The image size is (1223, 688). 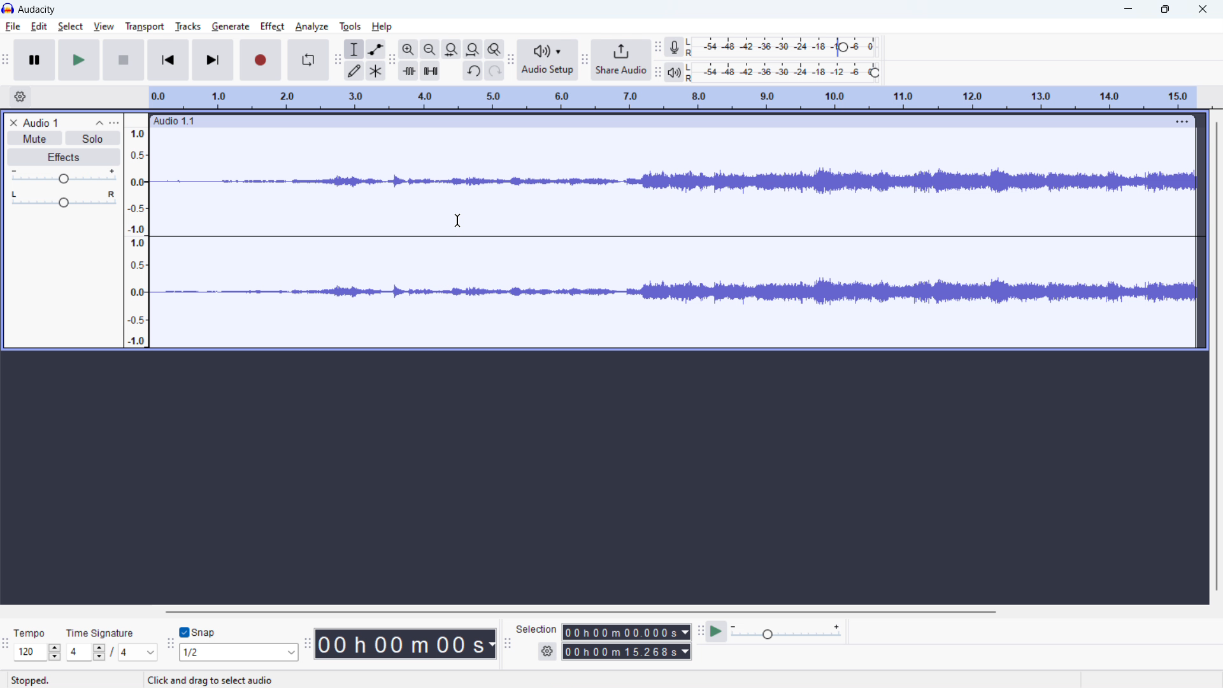 I want to click on pan: center, so click(x=64, y=199).